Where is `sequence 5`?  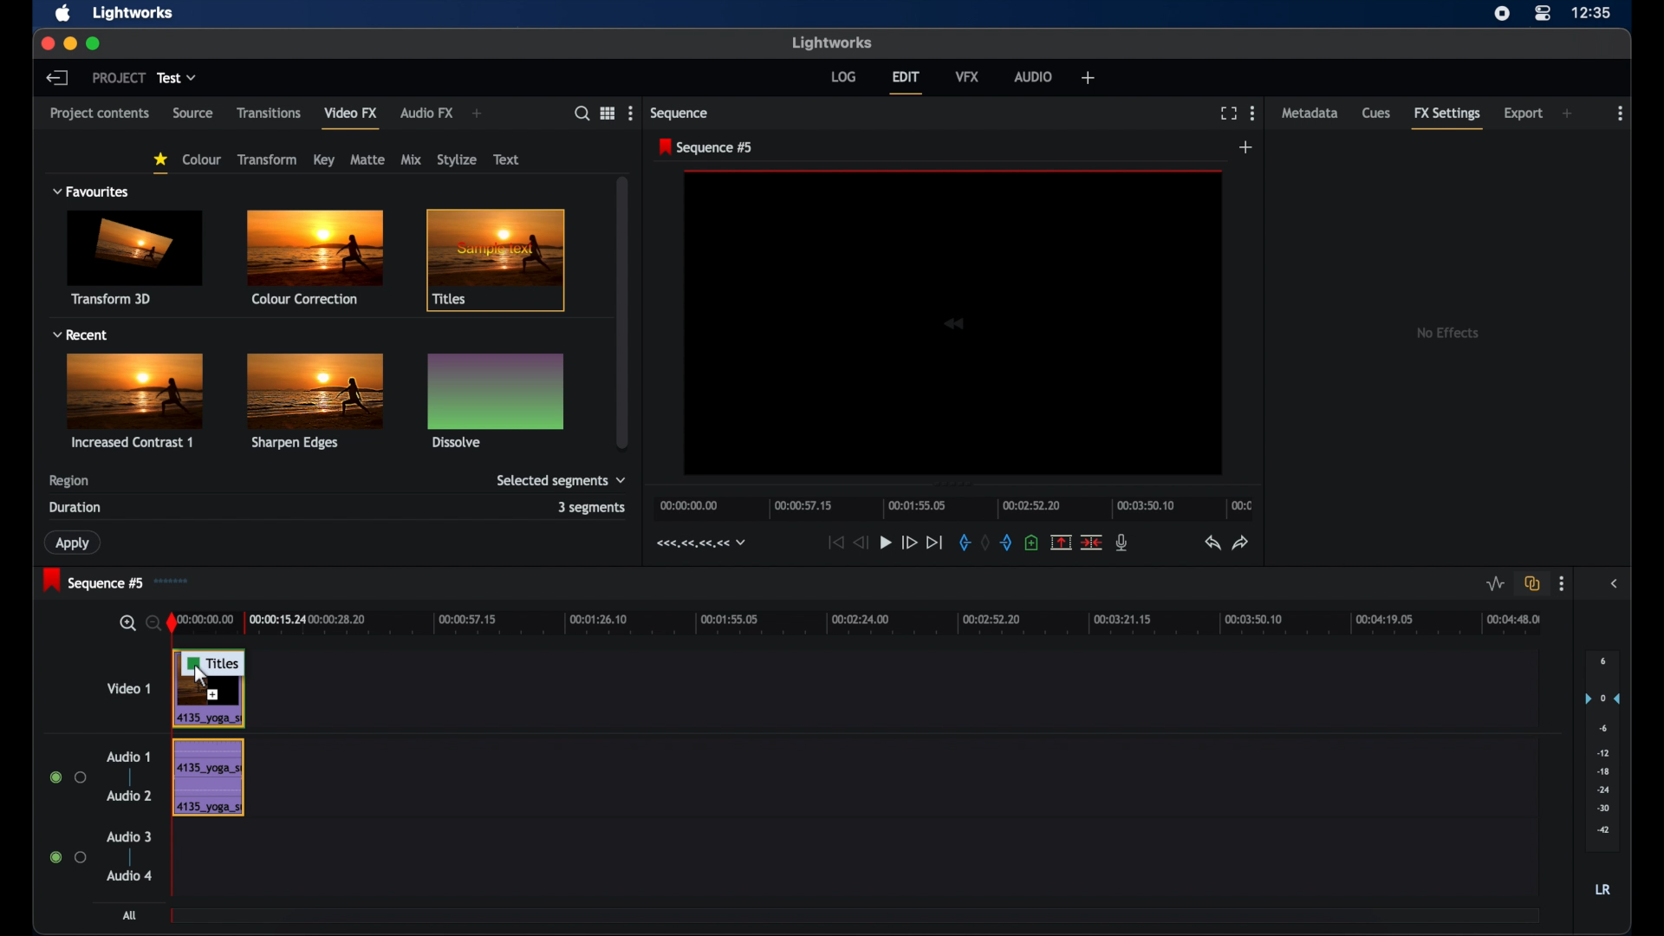
sequence 5 is located at coordinates (93, 581).